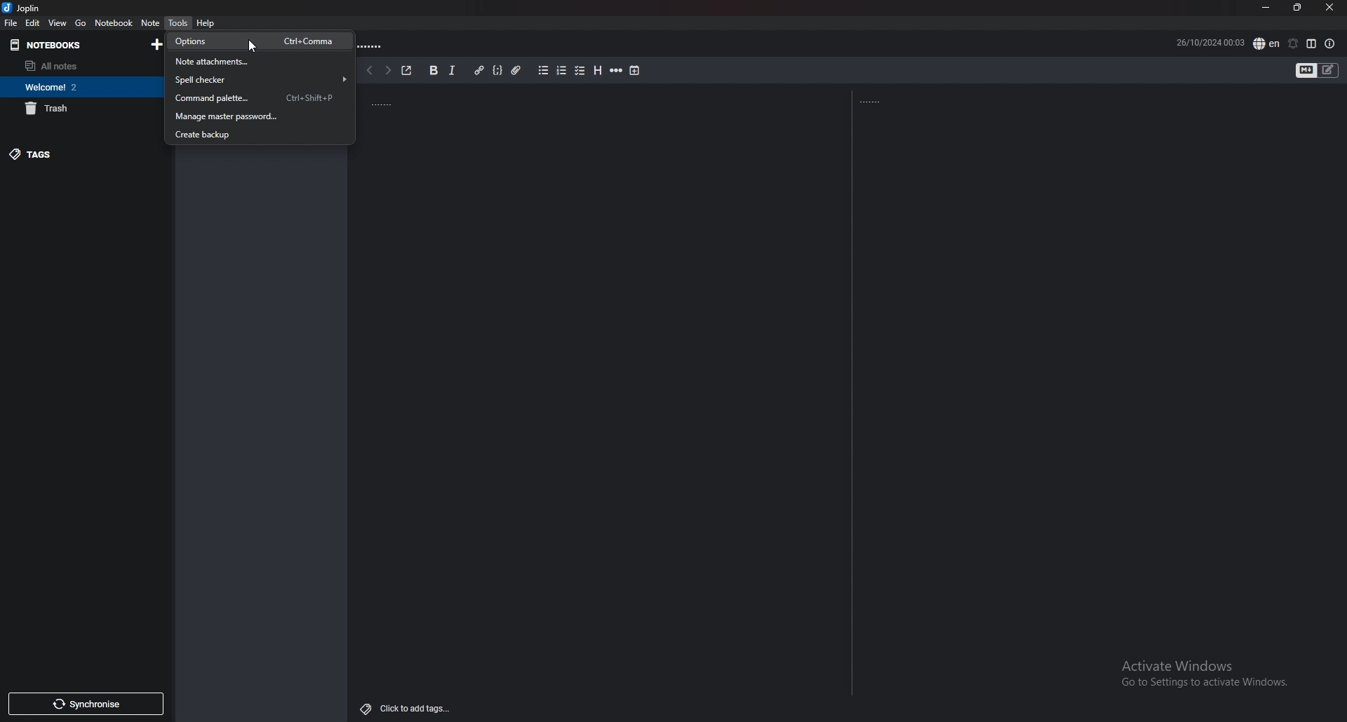  I want to click on add attachment, so click(516, 71).